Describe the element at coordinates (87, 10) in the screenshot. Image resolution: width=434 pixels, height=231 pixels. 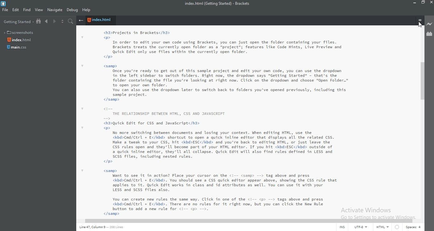
I see `Help` at that location.